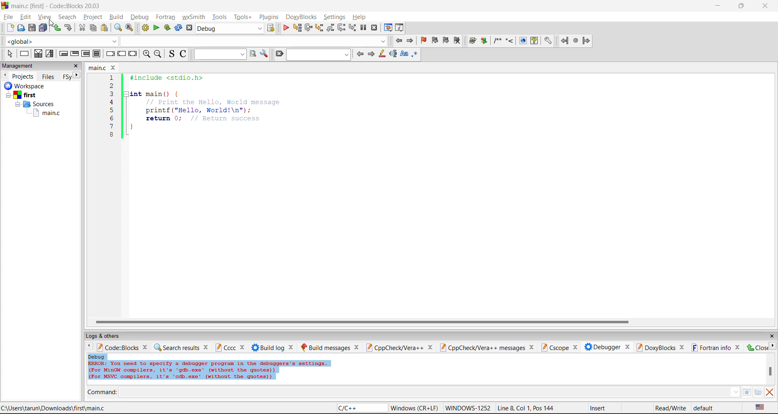  Describe the element at coordinates (487, 346) in the screenshot. I see `cppcheck/vera++messages` at that location.